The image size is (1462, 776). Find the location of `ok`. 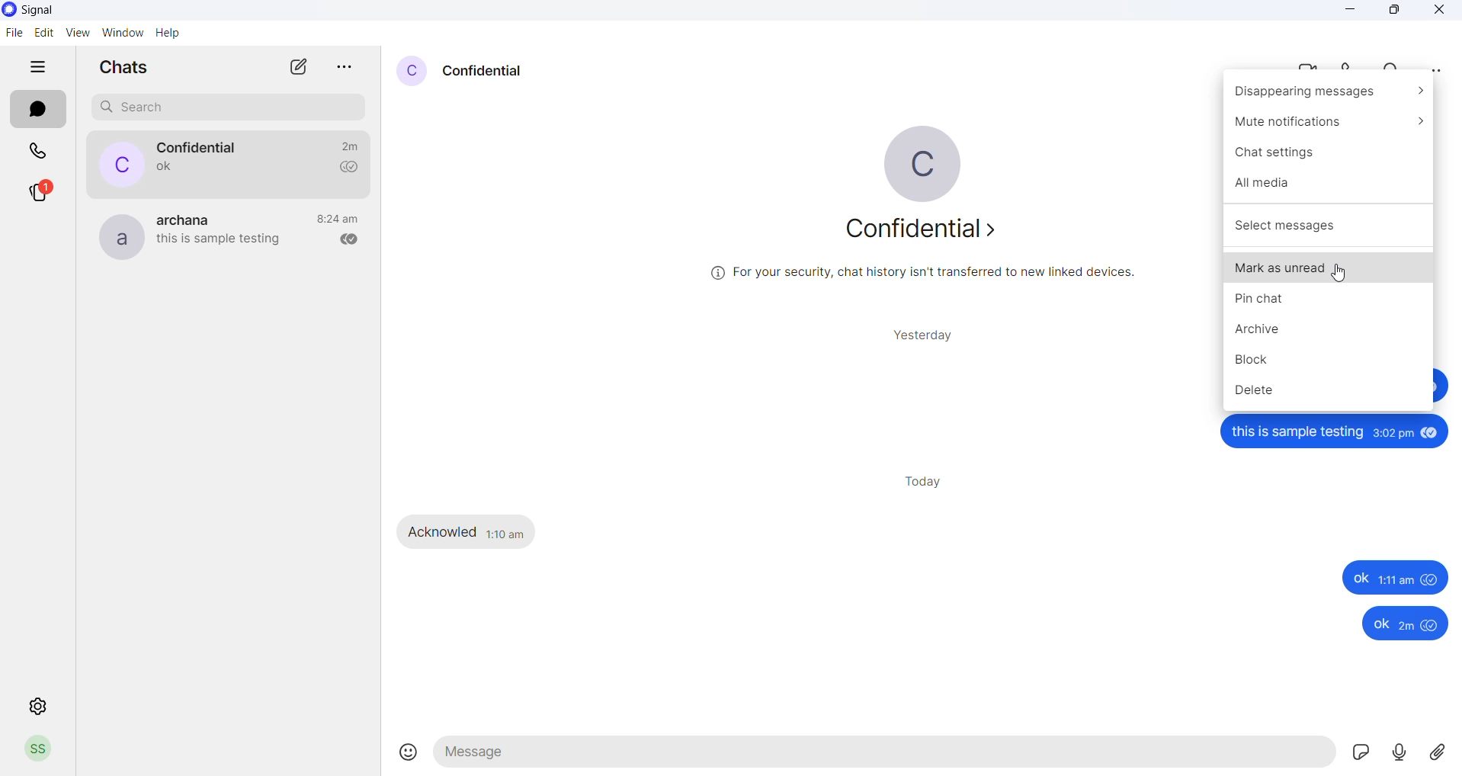

ok is located at coordinates (1380, 579).